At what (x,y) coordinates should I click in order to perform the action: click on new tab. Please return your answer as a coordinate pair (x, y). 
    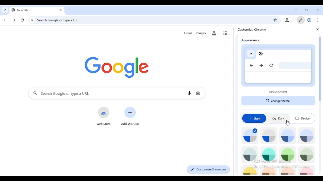
    Looking at the image, I should click on (30, 10).